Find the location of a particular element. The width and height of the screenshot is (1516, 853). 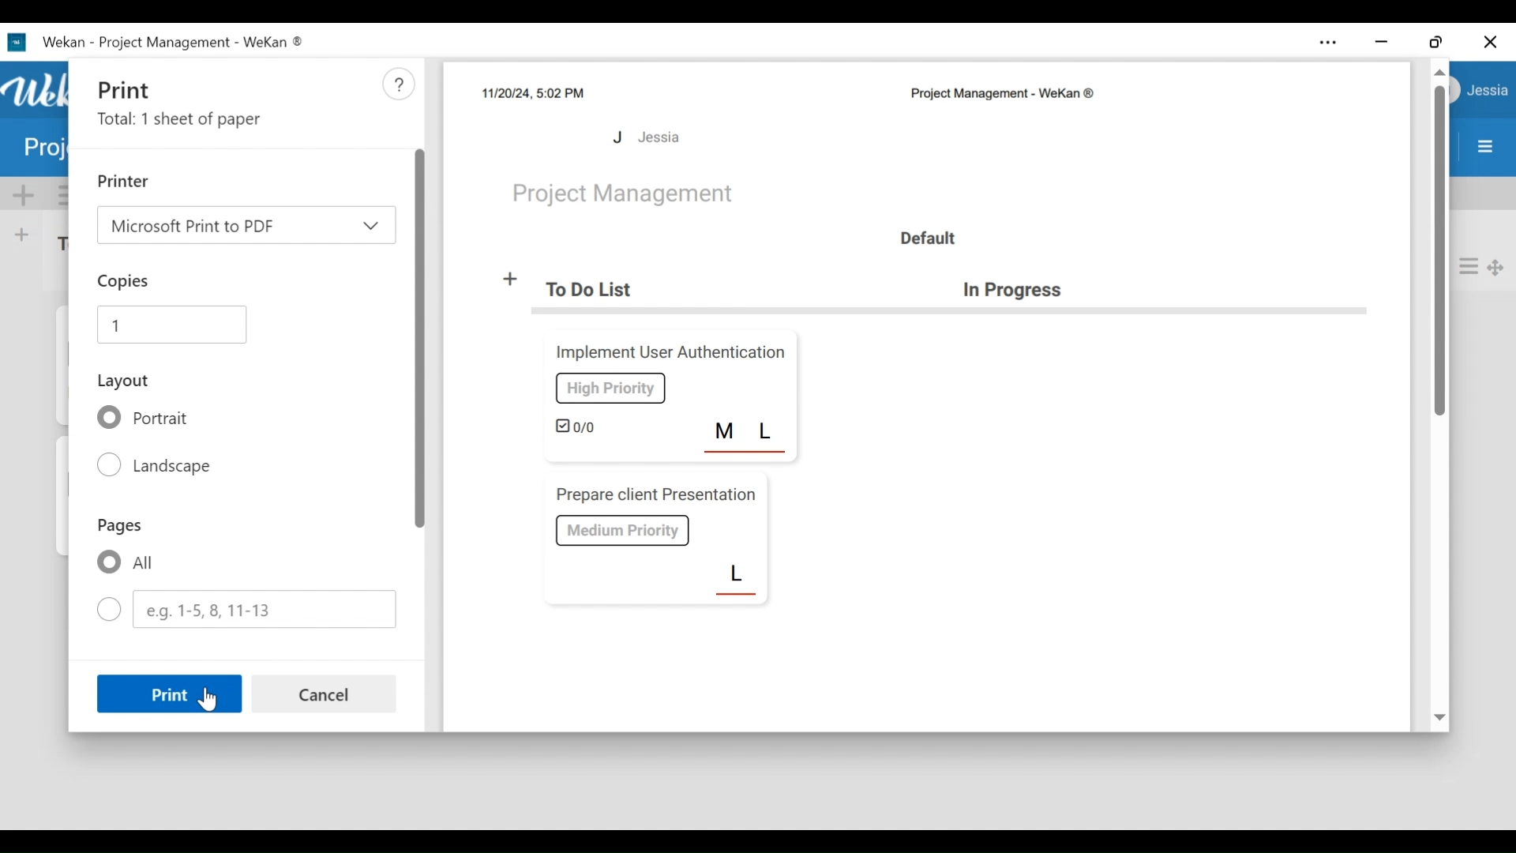

Card title is located at coordinates (653, 494).